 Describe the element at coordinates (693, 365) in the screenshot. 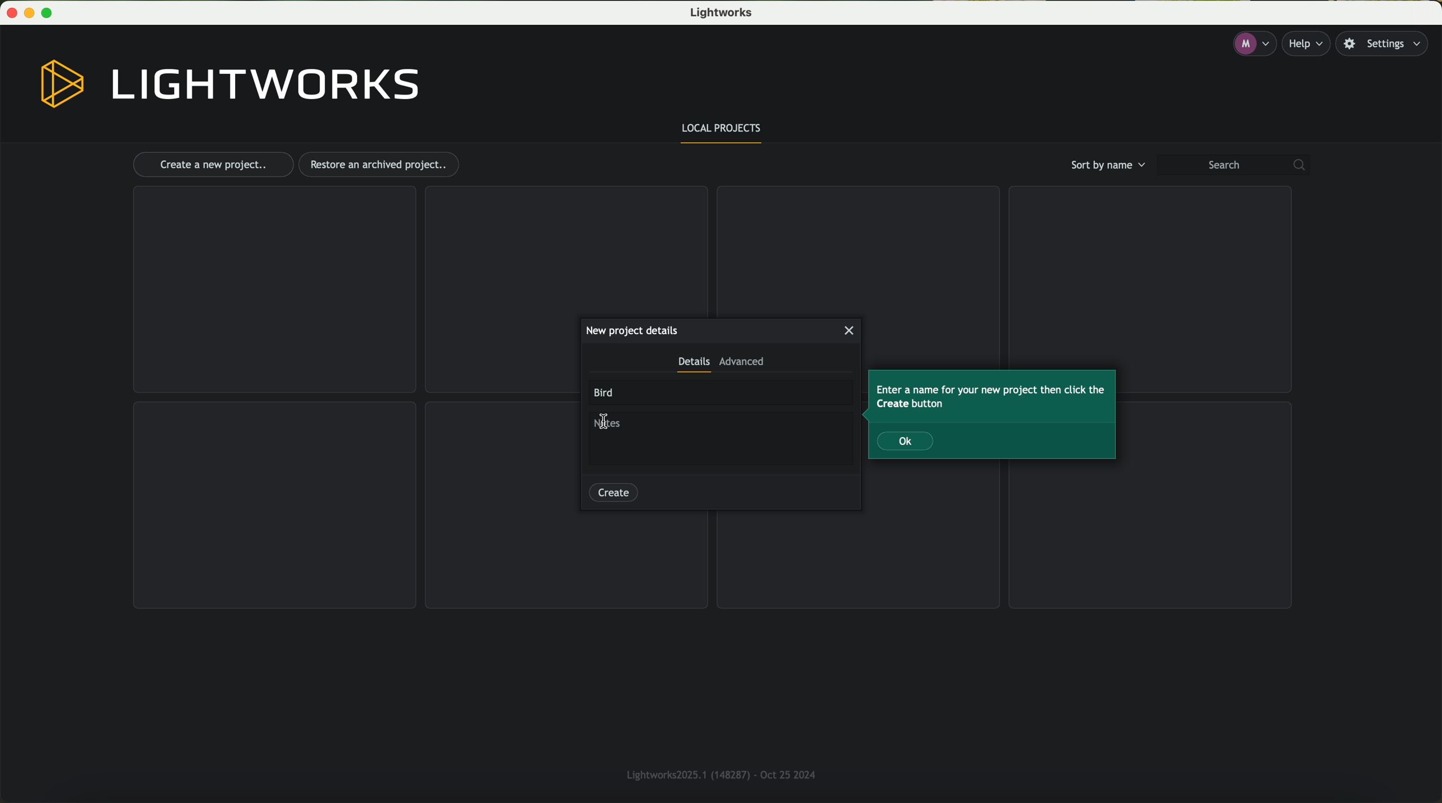

I see `details` at that location.